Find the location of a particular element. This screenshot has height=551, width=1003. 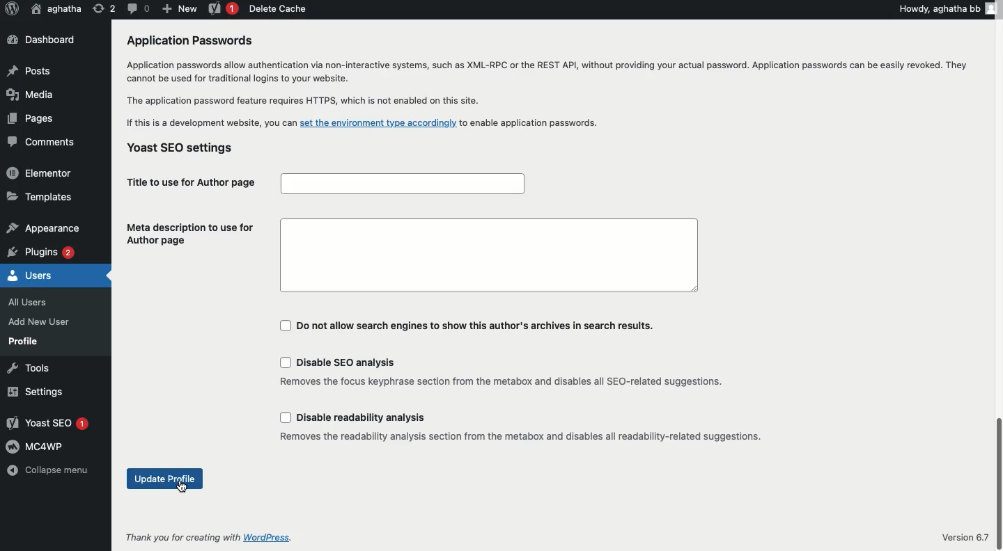

Collapse menu is located at coordinates (47, 472).